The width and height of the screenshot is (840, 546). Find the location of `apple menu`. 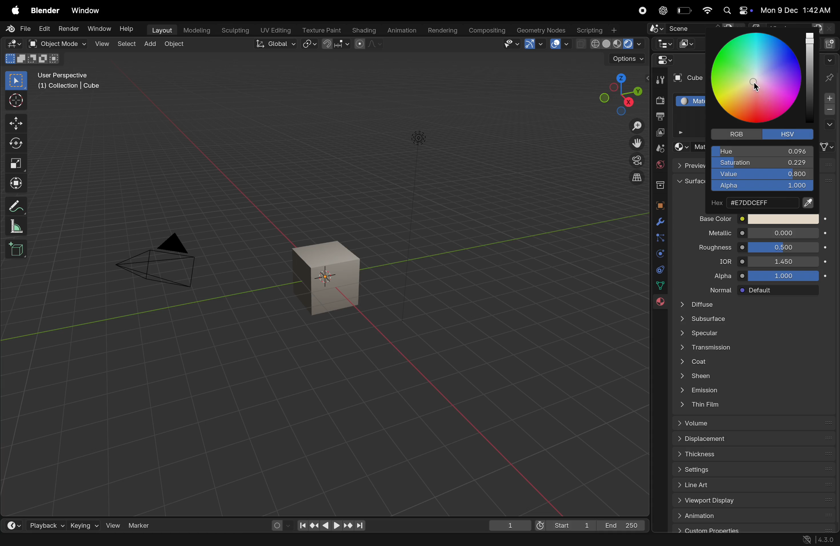

apple menu is located at coordinates (14, 10).